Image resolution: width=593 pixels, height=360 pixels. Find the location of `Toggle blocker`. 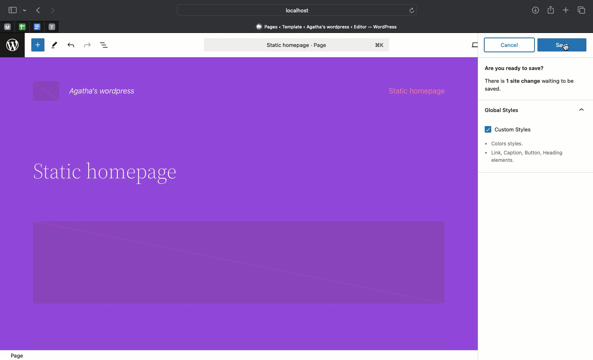

Toggle blocker is located at coordinates (38, 45).